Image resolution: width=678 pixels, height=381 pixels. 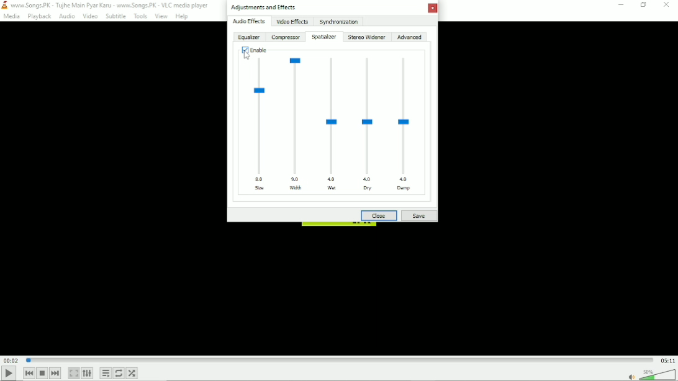 What do you see at coordinates (667, 360) in the screenshot?
I see `Total duration` at bounding box center [667, 360].